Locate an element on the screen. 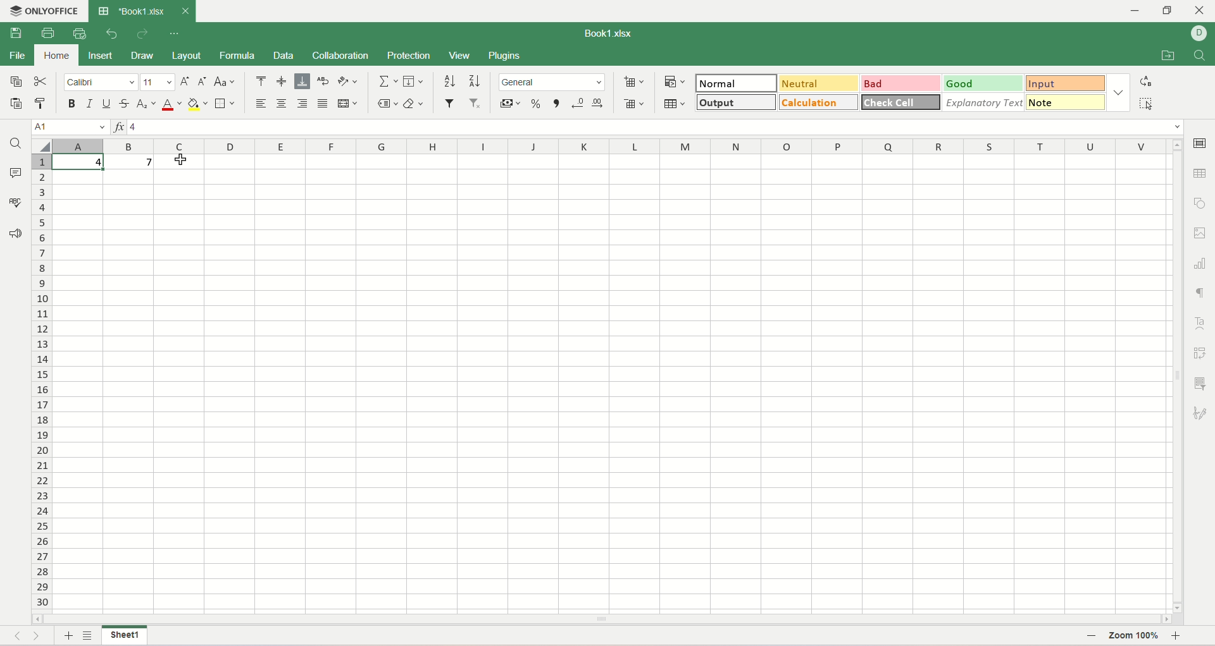  paragraph settings is located at coordinates (1204, 293).